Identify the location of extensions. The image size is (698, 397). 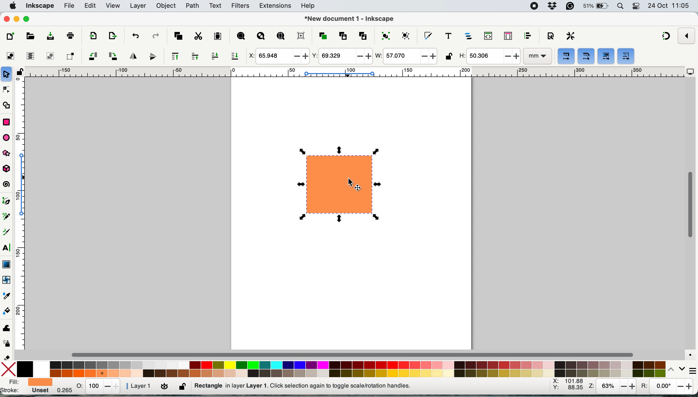
(276, 6).